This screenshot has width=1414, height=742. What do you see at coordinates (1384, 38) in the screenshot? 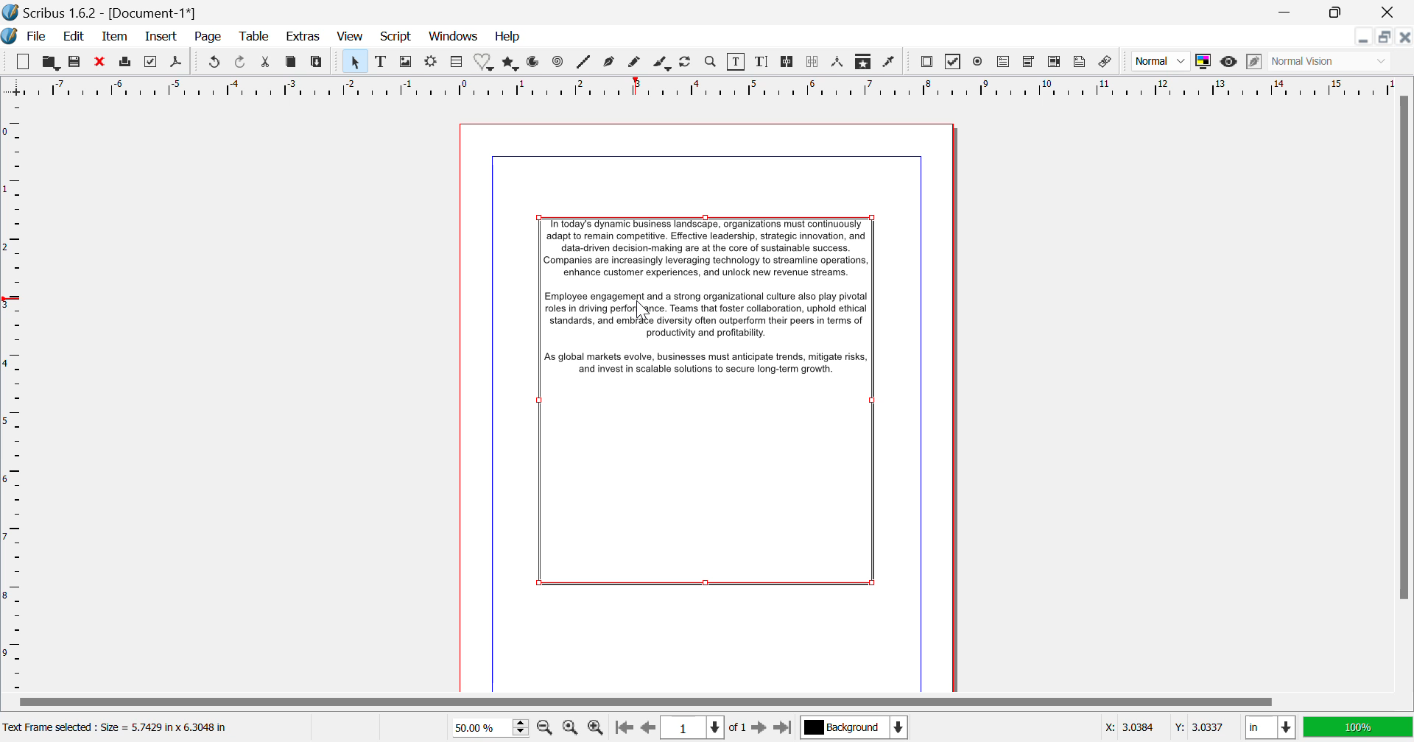
I see `Minimize` at bounding box center [1384, 38].